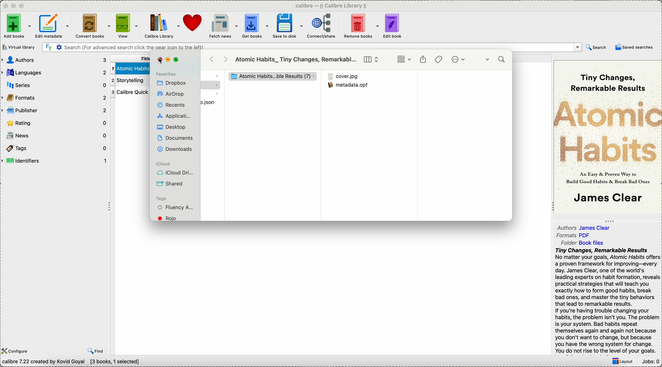 This screenshot has width=662, height=367. I want to click on Applications, so click(173, 115).